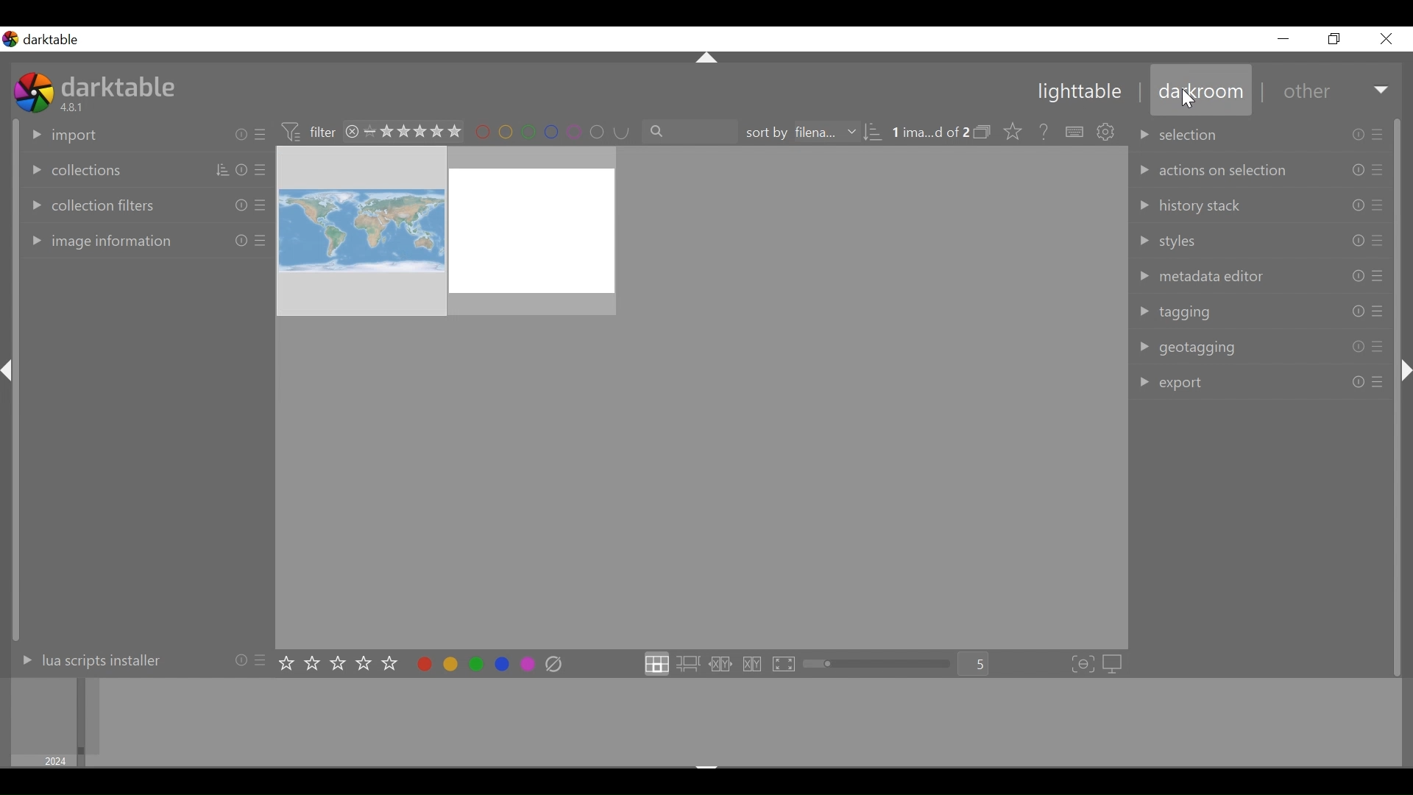 This screenshot has height=795, width=1413. What do you see at coordinates (691, 665) in the screenshot?
I see `click to enter zoomable lighttable layout` at bounding box center [691, 665].